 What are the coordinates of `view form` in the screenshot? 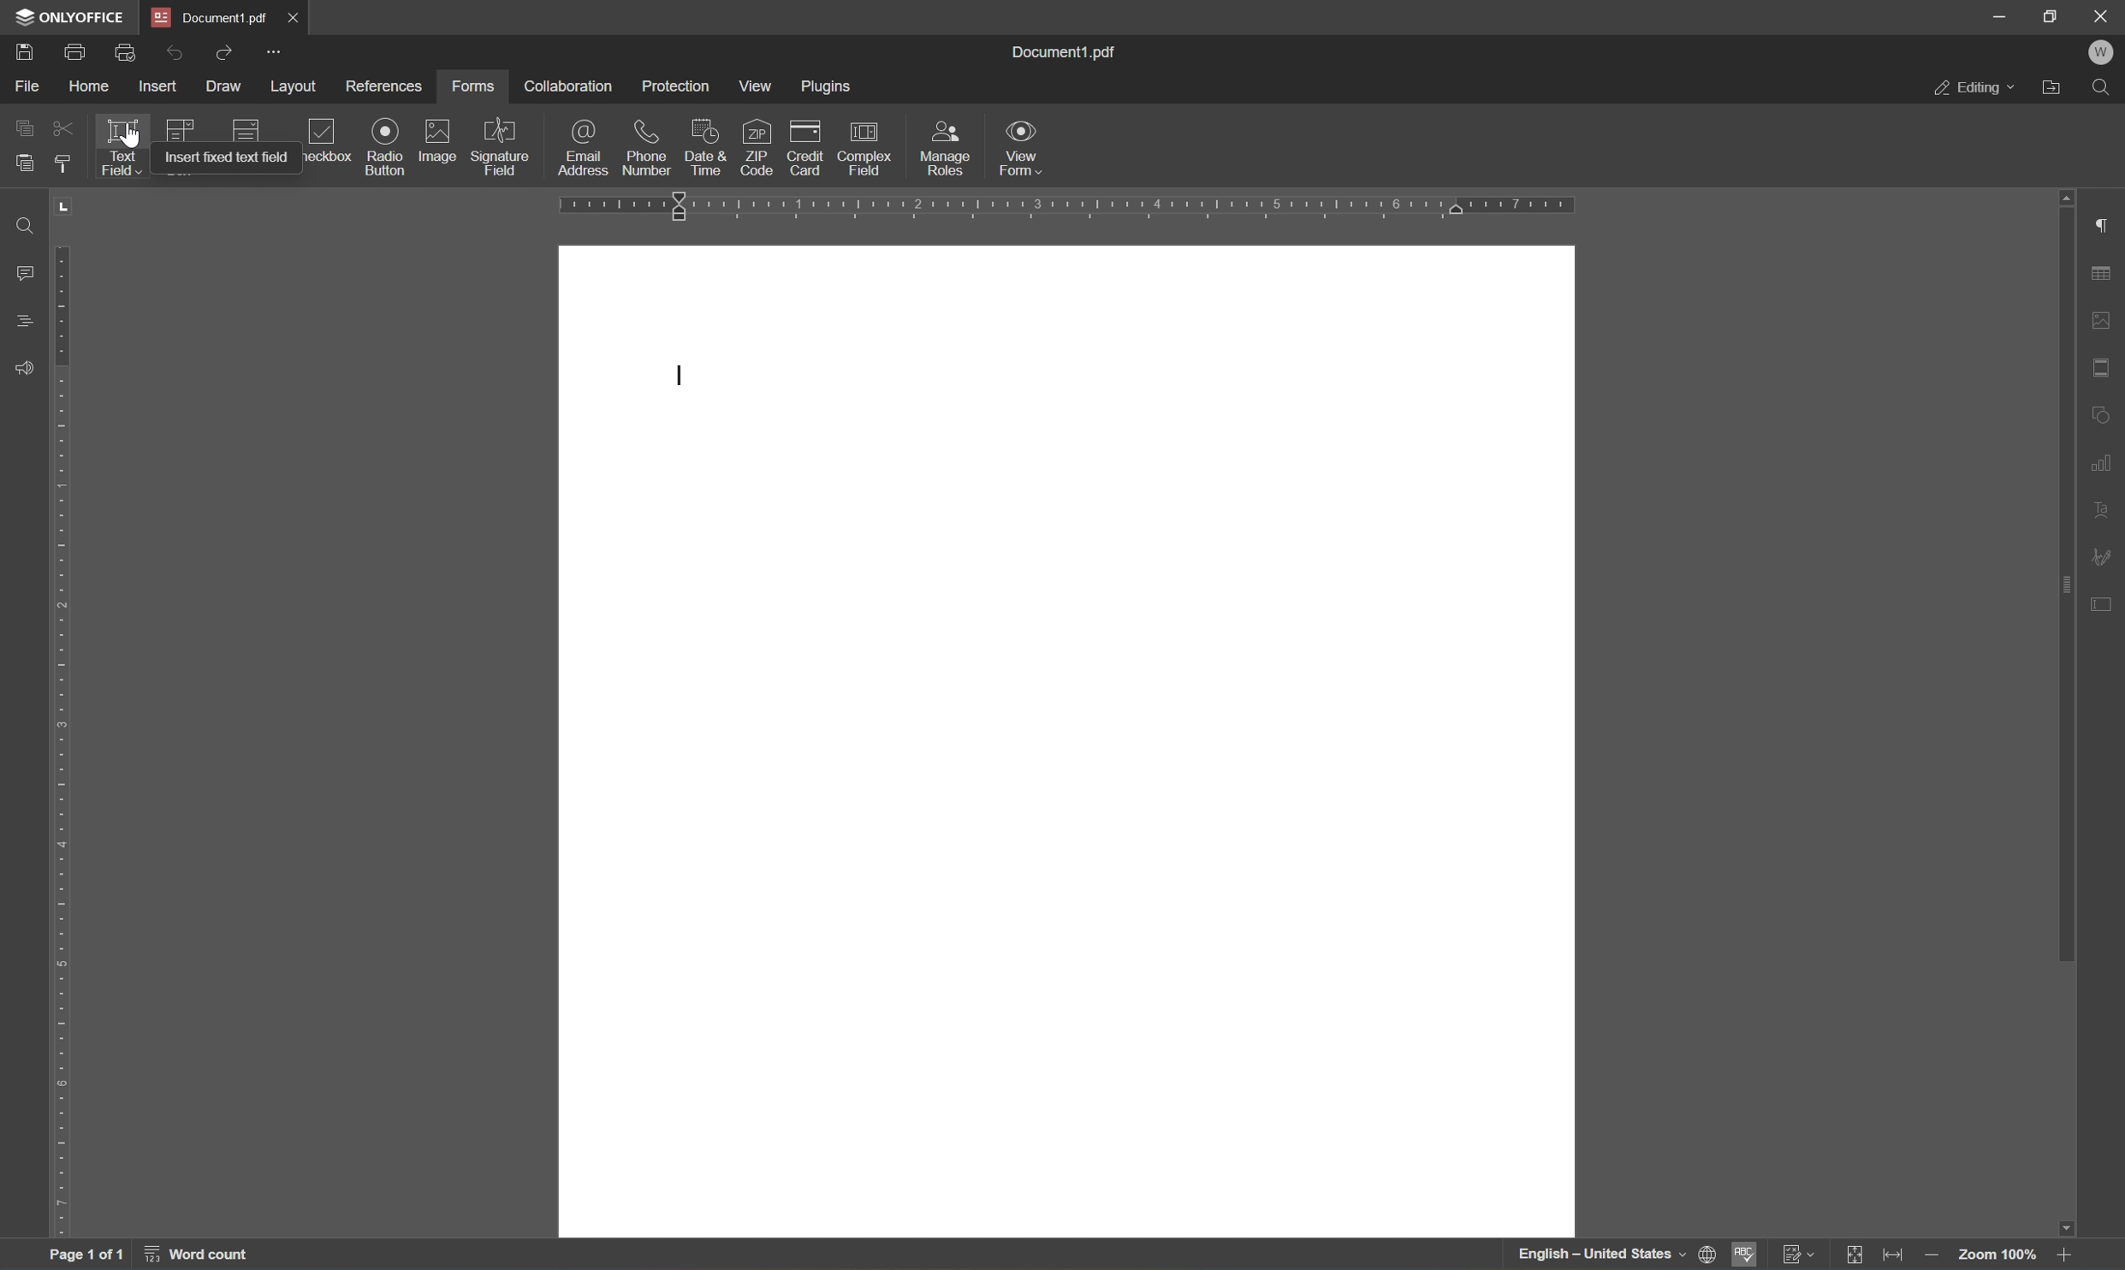 It's located at (1024, 147).